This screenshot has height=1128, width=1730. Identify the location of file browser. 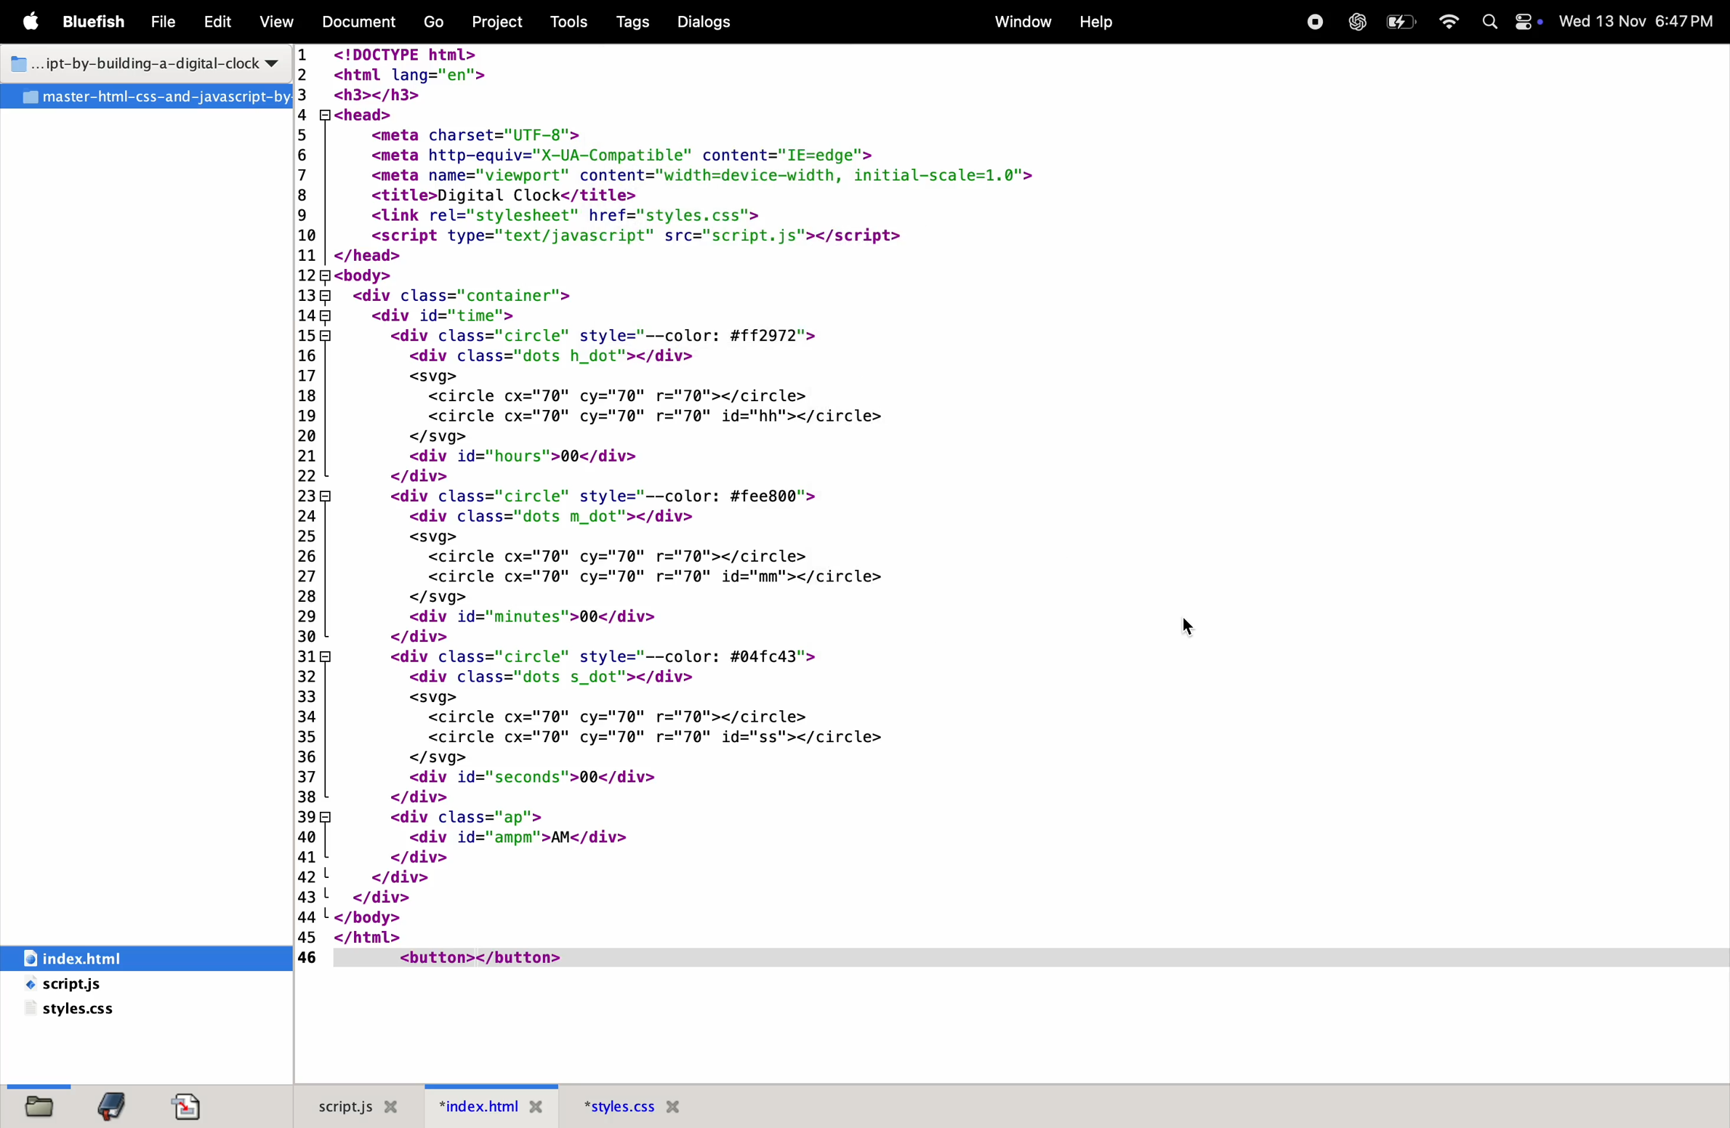
(41, 1103).